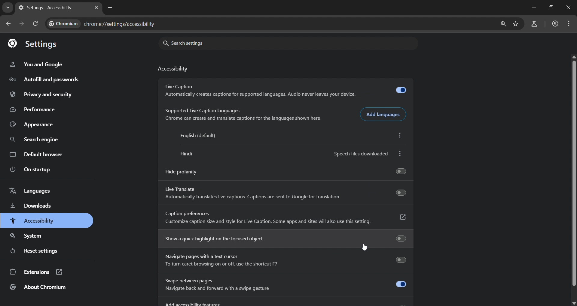  Describe the element at coordinates (362, 153) in the screenshot. I see `Speech files downloaded` at that location.